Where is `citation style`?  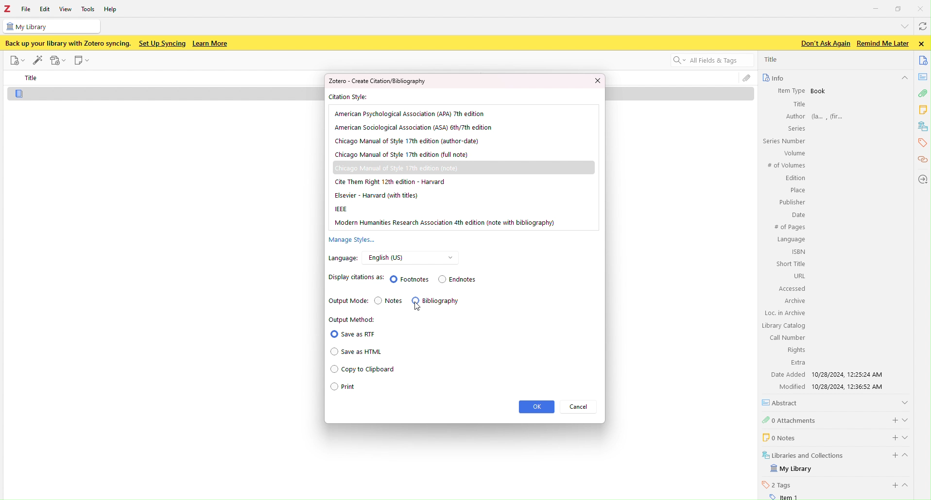 citation style is located at coordinates (354, 97).